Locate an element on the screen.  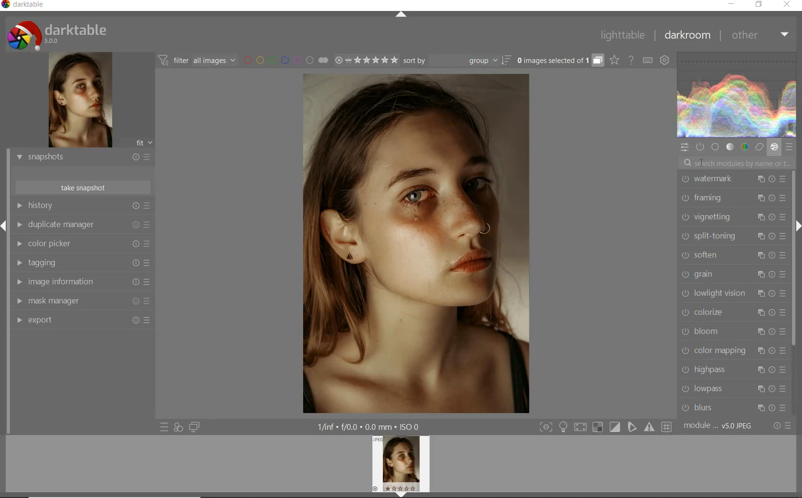
effect is located at coordinates (774, 147).